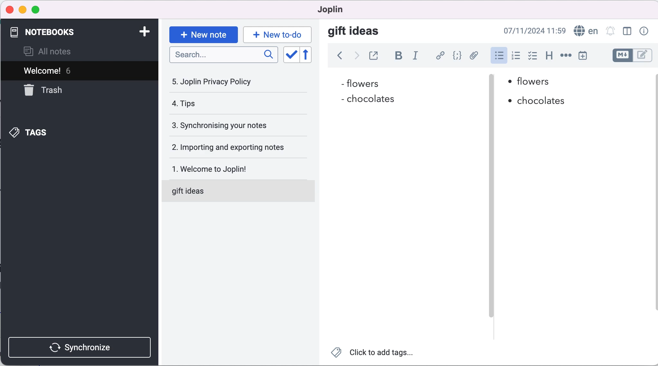 The width and height of the screenshot is (658, 366). I want to click on toggle external editing, so click(375, 55).